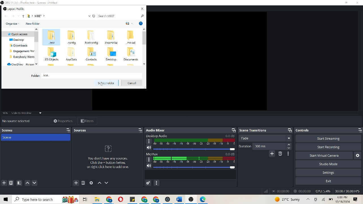  I want to click on icon size, so click(128, 23).